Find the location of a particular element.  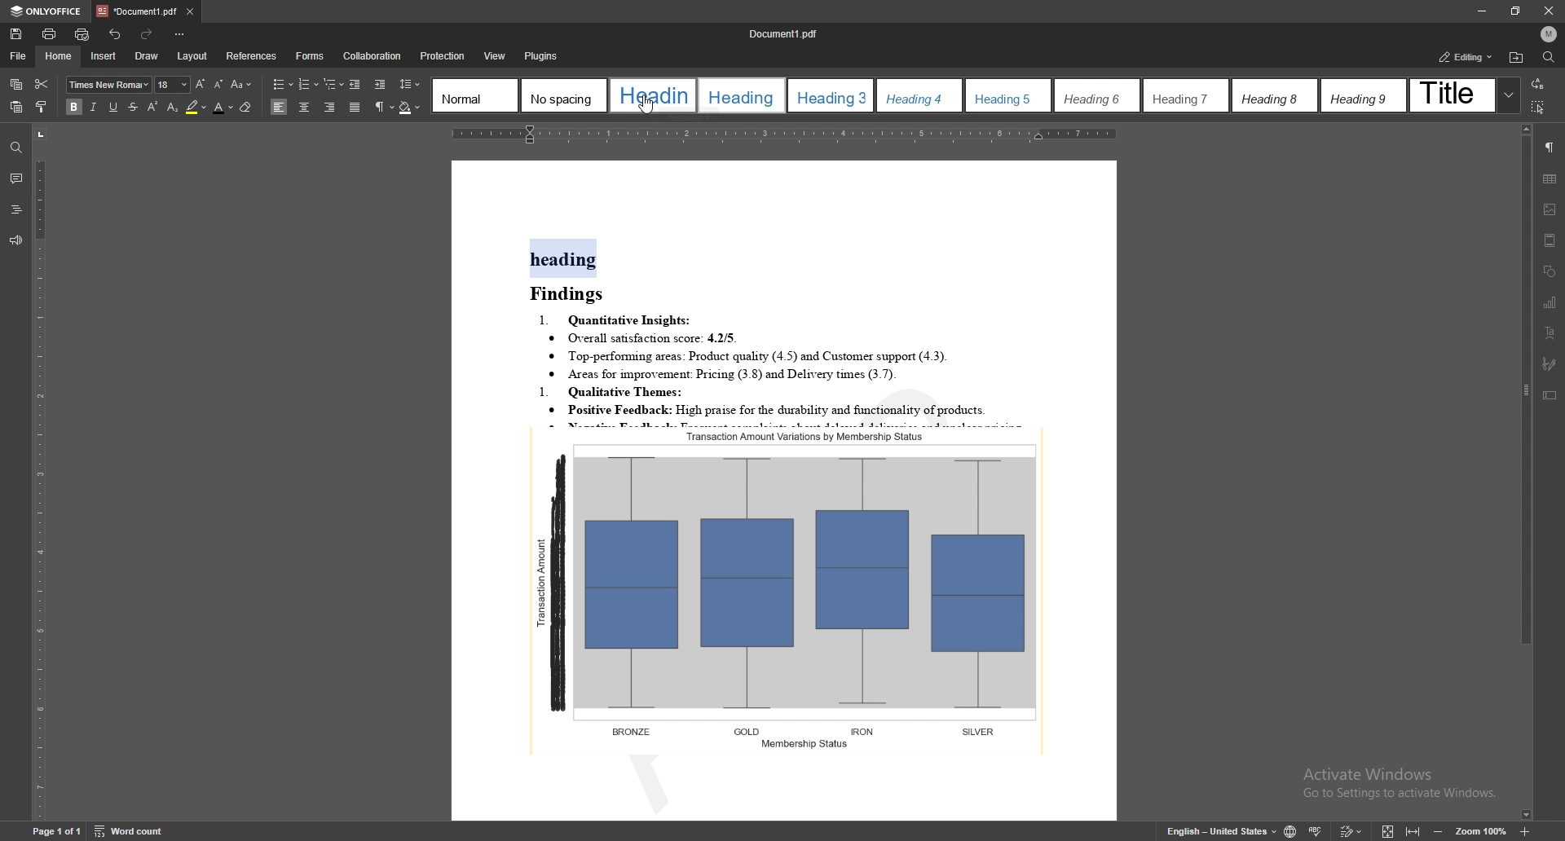

numbering is located at coordinates (309, 84).